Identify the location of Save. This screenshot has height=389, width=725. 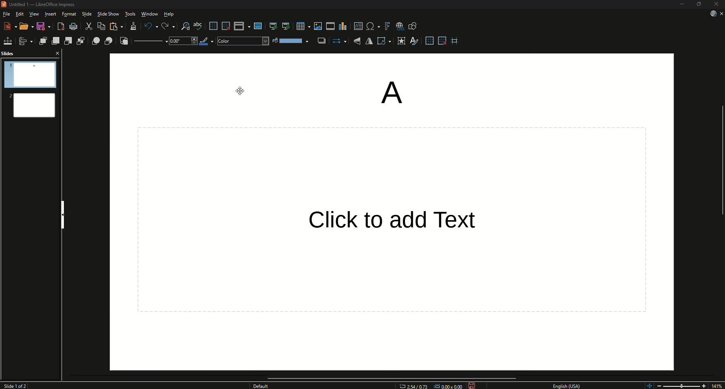
(42, 26).